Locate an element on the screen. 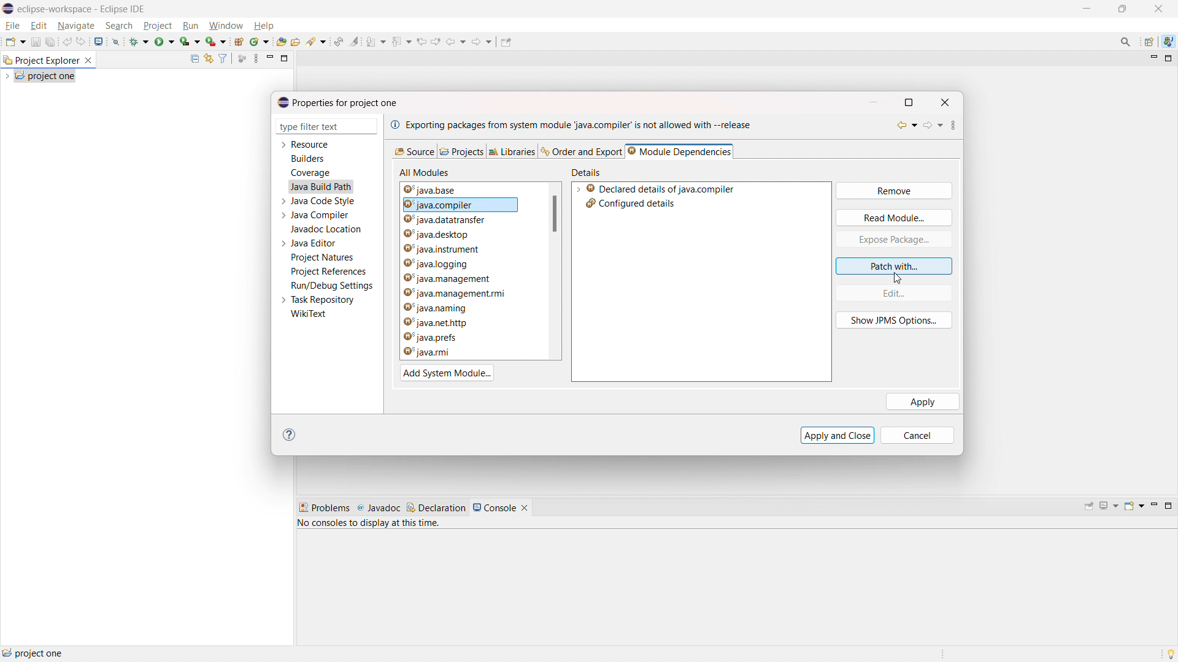 The width and height of the screenshot is (1178, 662). expand task repository is located at coordinates (282, 301).